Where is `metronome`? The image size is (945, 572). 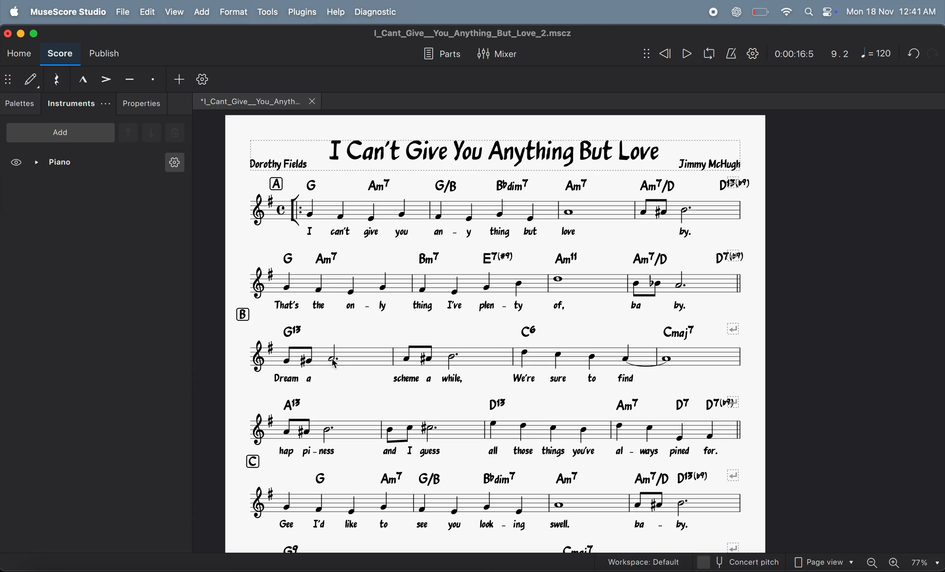
metronome is located at coordinates (731, 53).